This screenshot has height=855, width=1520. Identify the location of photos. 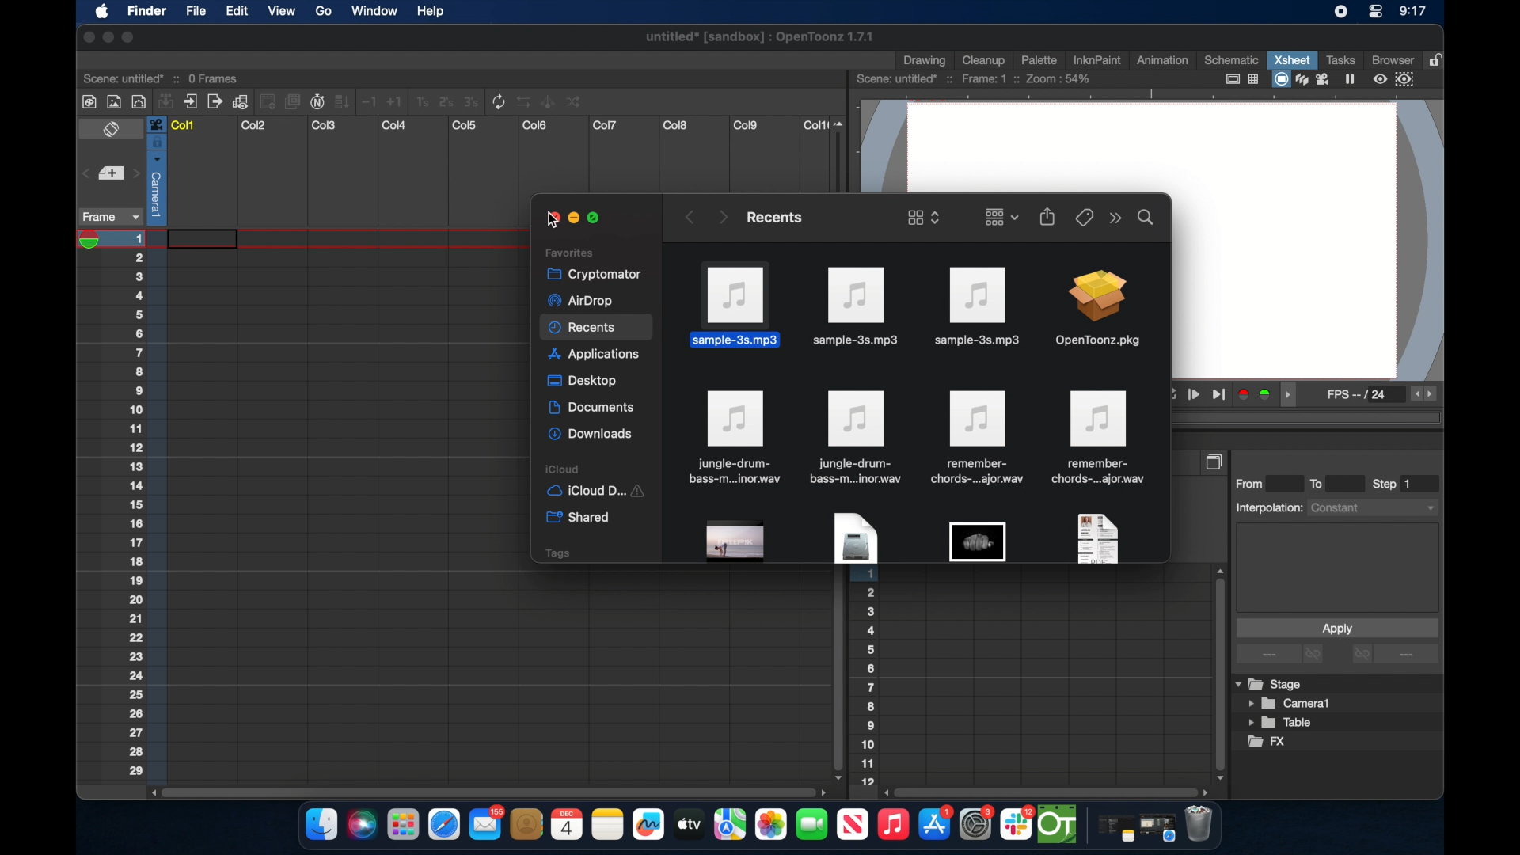
(770, 825).